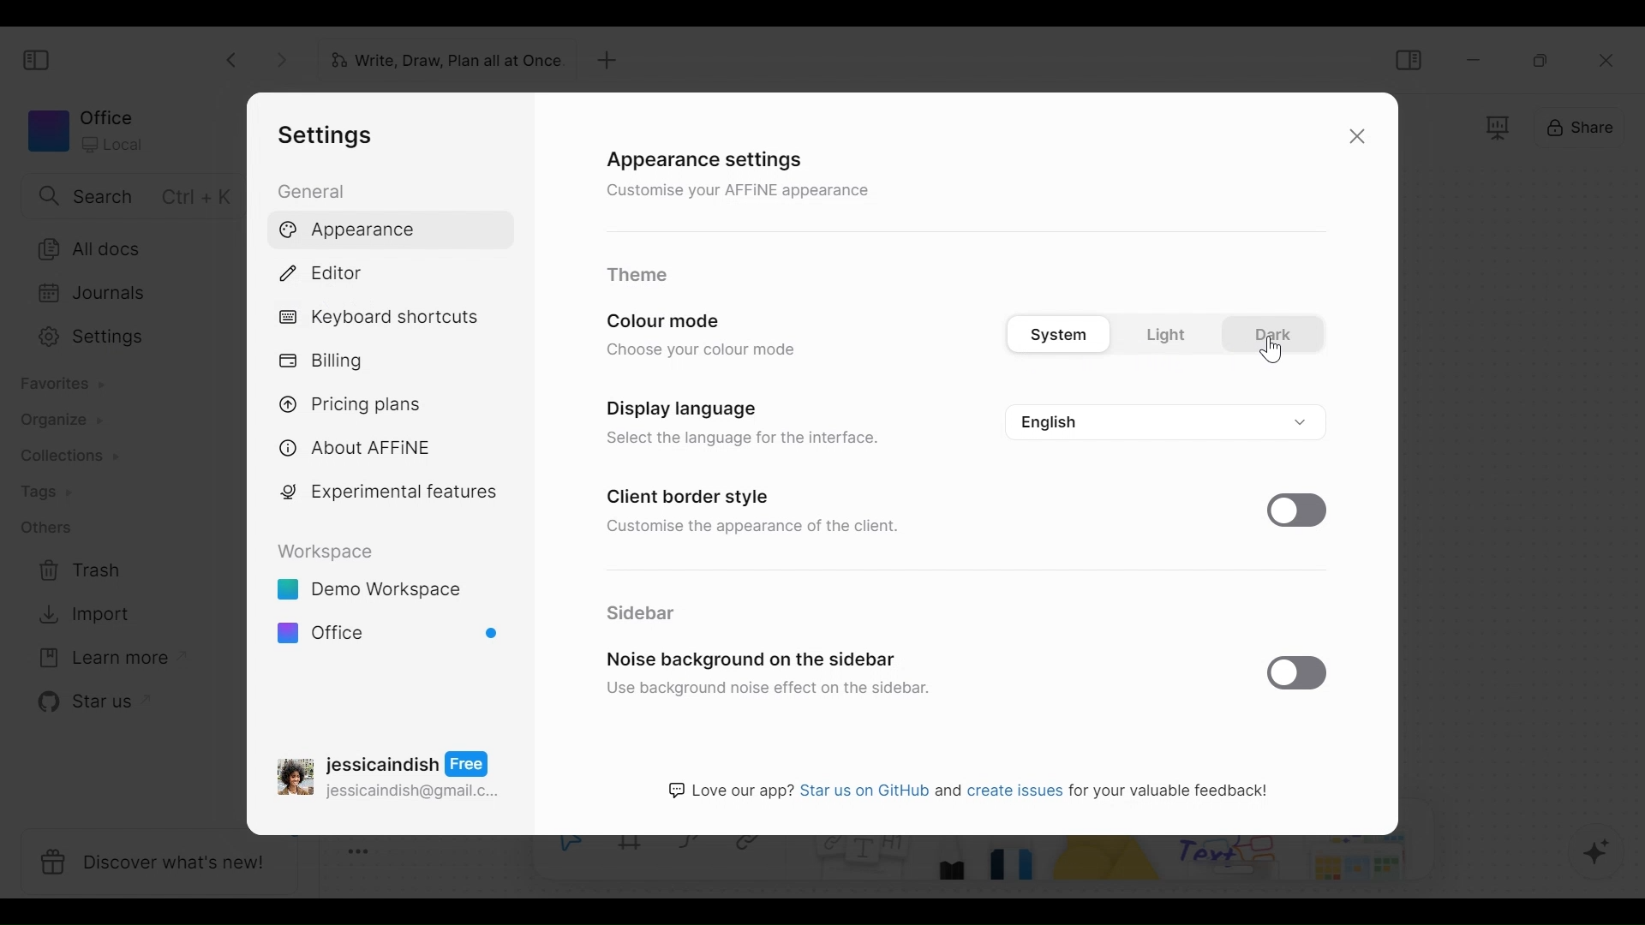 The width and height of the screenshot is (1645, 925). I want to click on Noise background, so click(767, 677).